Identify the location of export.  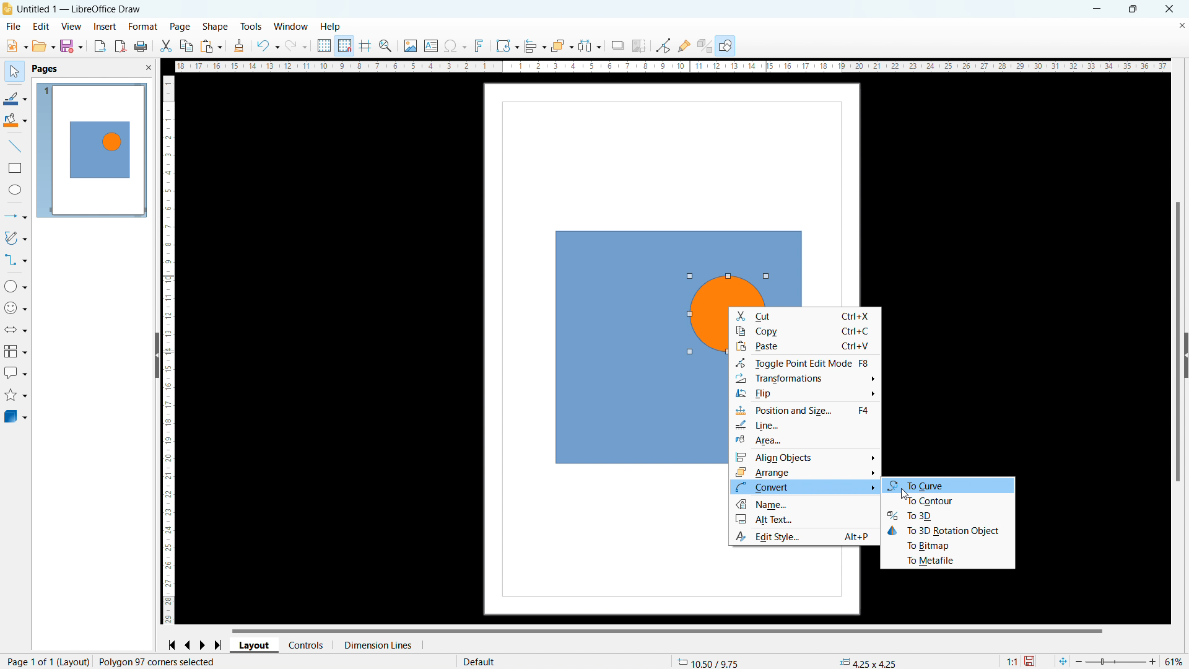
(100, 46).